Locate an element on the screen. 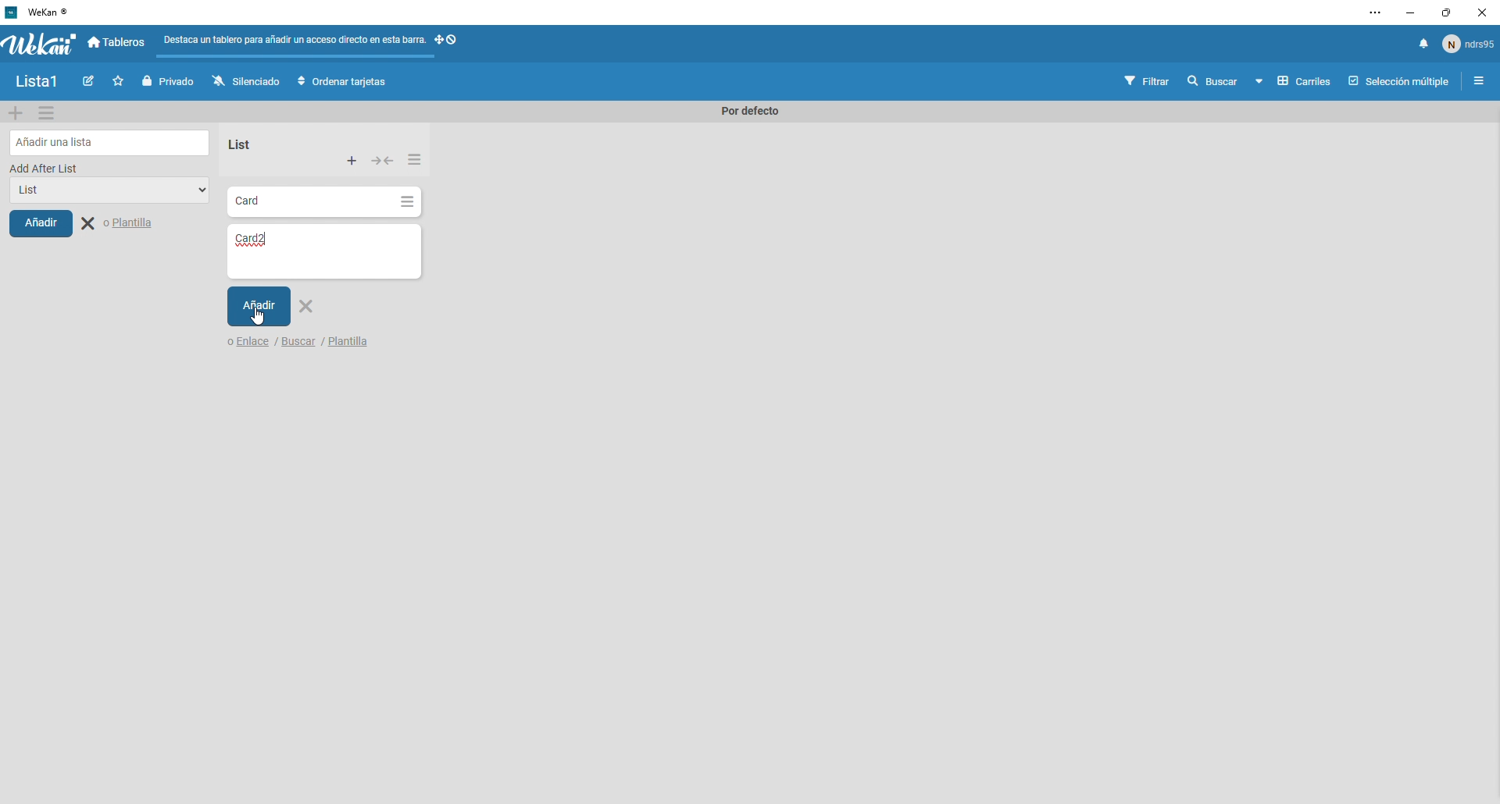  Add a list is located at coordinates (111, 142).